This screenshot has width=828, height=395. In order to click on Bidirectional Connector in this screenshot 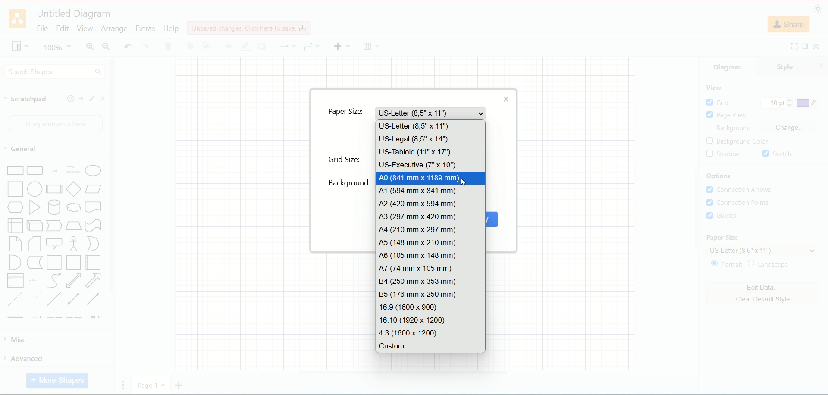, I will do `click(75, 299)`.